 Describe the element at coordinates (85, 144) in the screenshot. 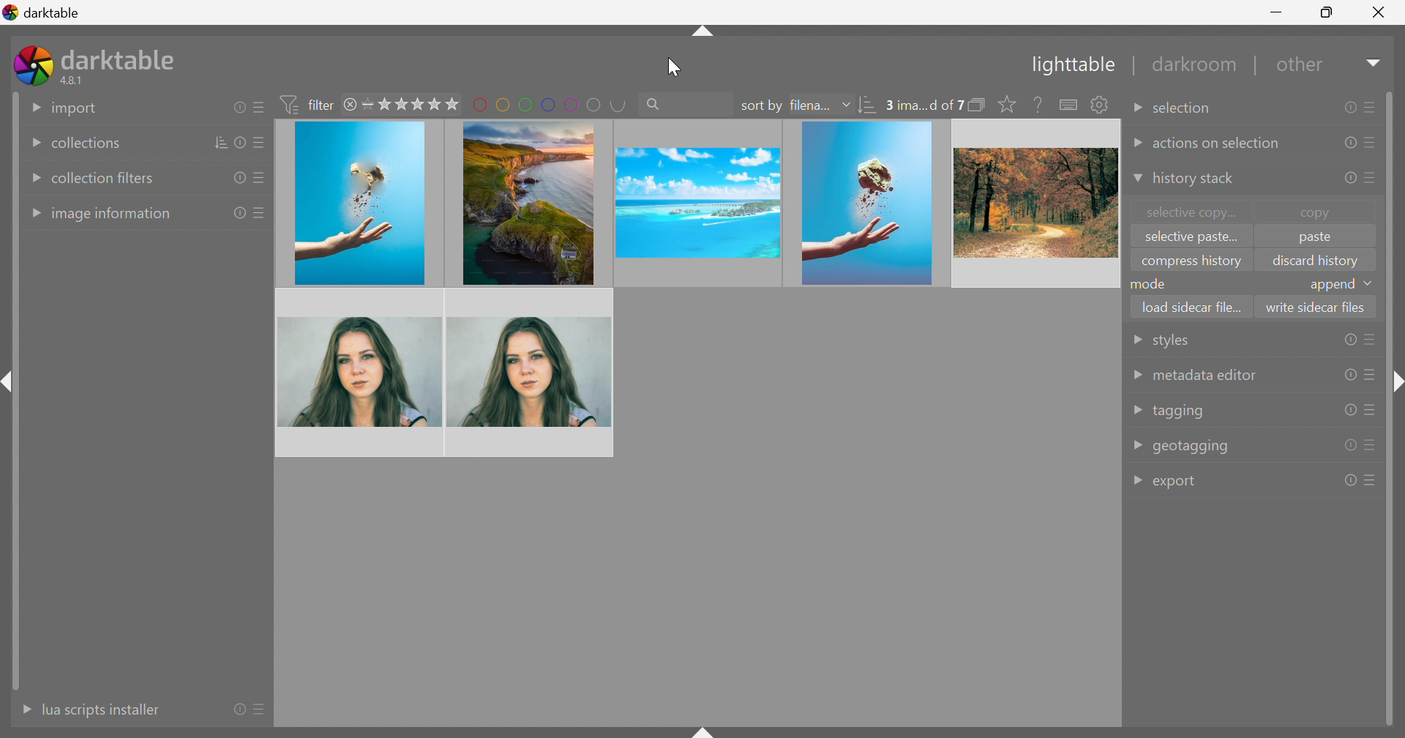

I see `collections` at that location.